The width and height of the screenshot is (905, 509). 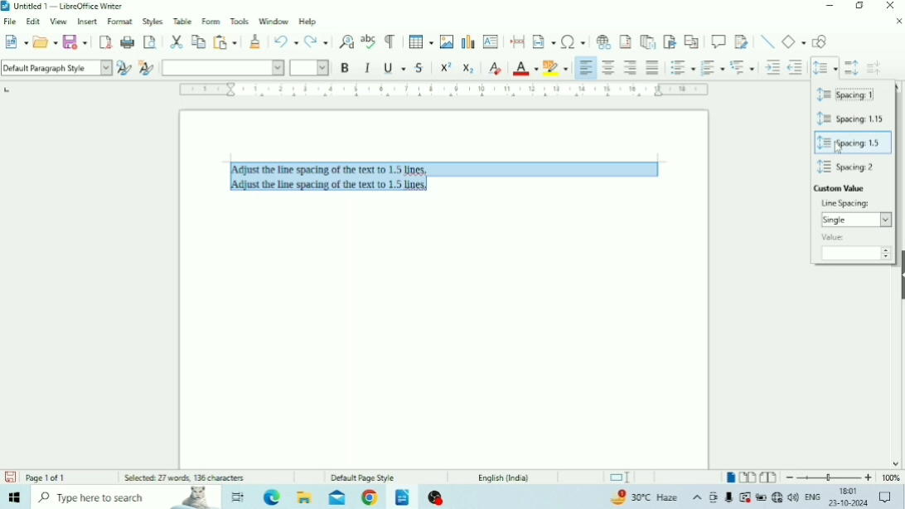 What do you see at coordinates (652, 68) in the screenshot?
I see `Justified` at bounding box center [652, 68].